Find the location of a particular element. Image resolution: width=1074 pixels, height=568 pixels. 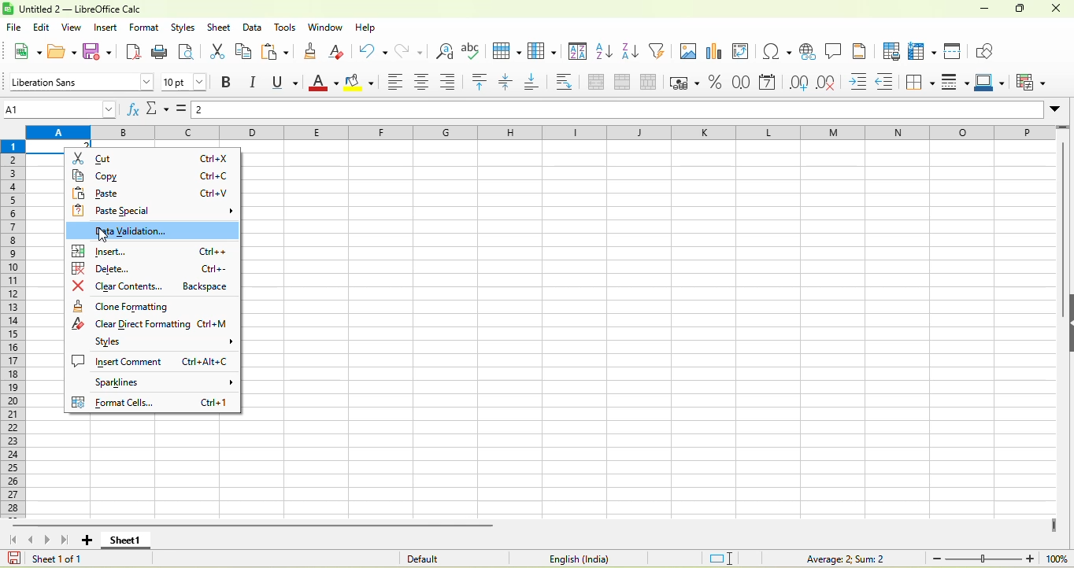

center vertically is located at coordinates (510, 83).